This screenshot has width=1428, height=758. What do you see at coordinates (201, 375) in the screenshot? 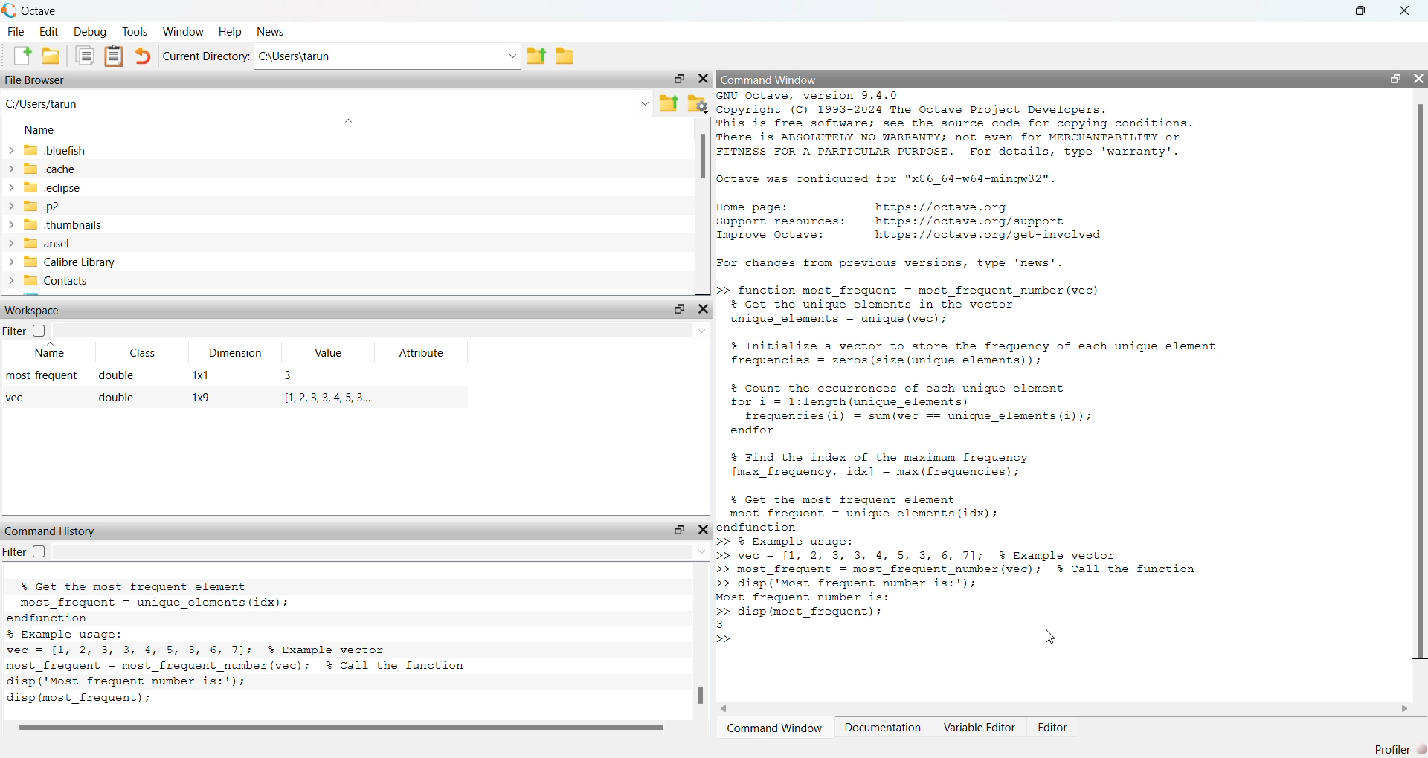
I see `1x1` at bounding box center [201, 375].